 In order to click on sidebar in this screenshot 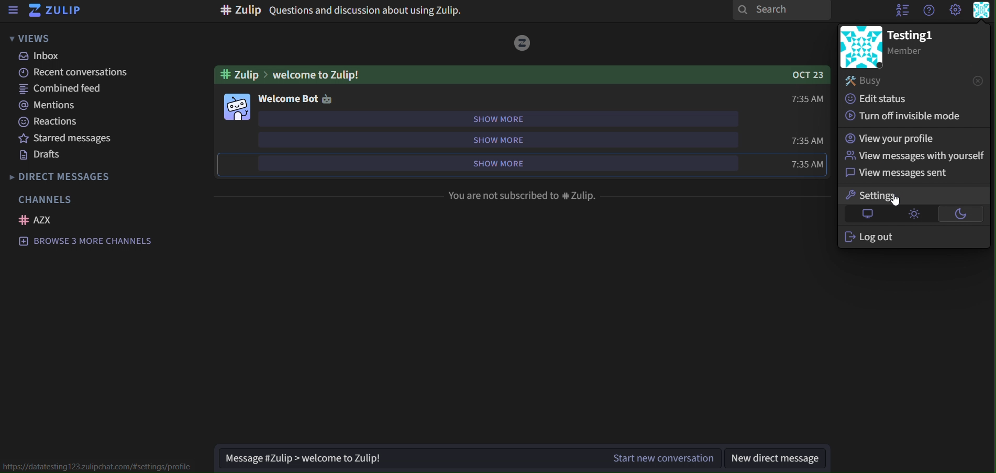, I will do `click(13, 10)`.